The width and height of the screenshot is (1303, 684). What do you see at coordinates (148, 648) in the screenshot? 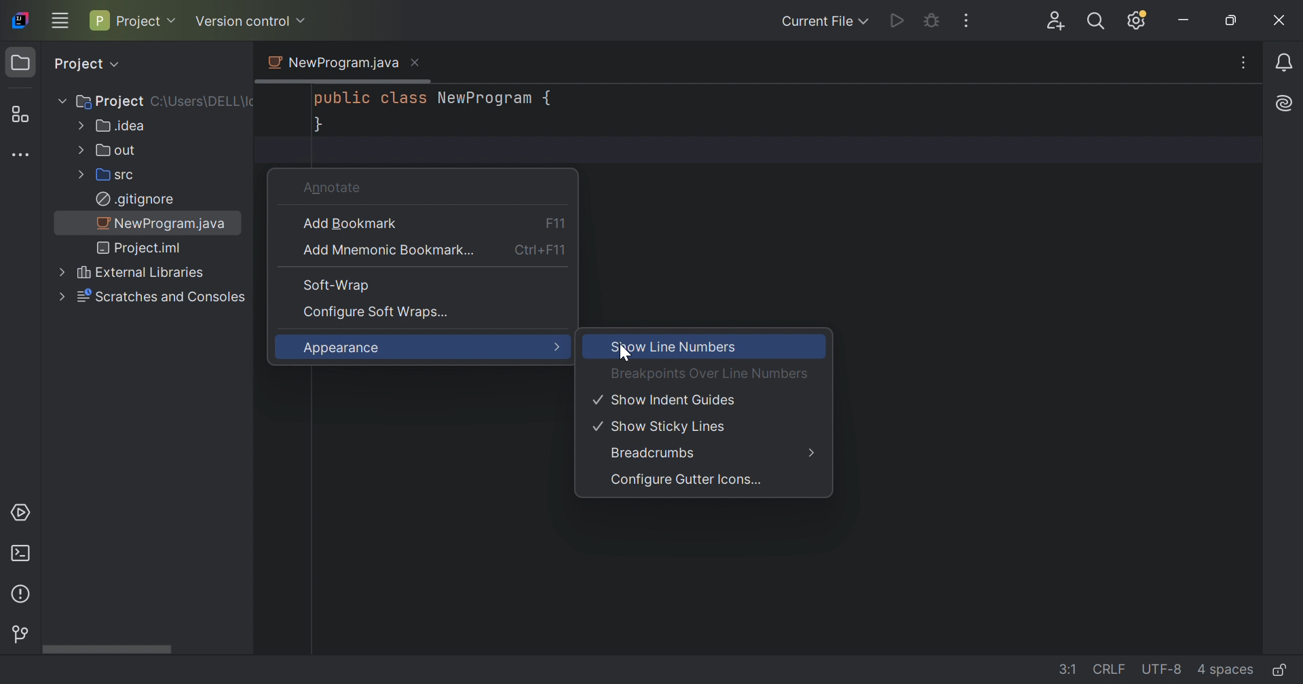
I see `Scroll Bar` at bounding box center [148, 648].